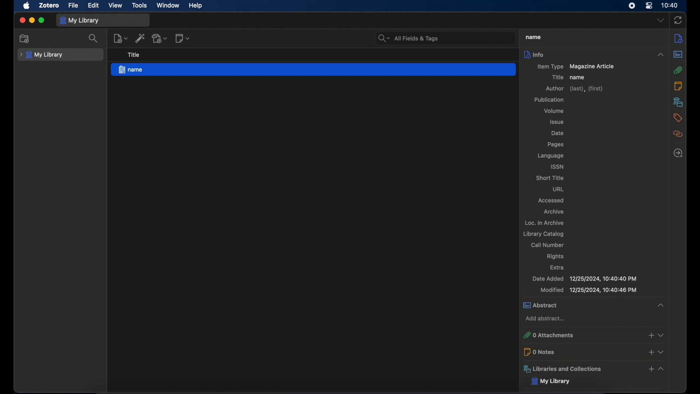  Describe the element at coordinates (26, 39) in the screenshot. I see `new collection` at that location.